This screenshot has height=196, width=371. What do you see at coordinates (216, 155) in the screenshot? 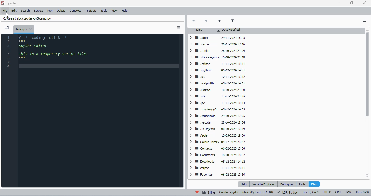
I see `> Documents 18-10-2024 18:32` at bounding box center [216, 155].